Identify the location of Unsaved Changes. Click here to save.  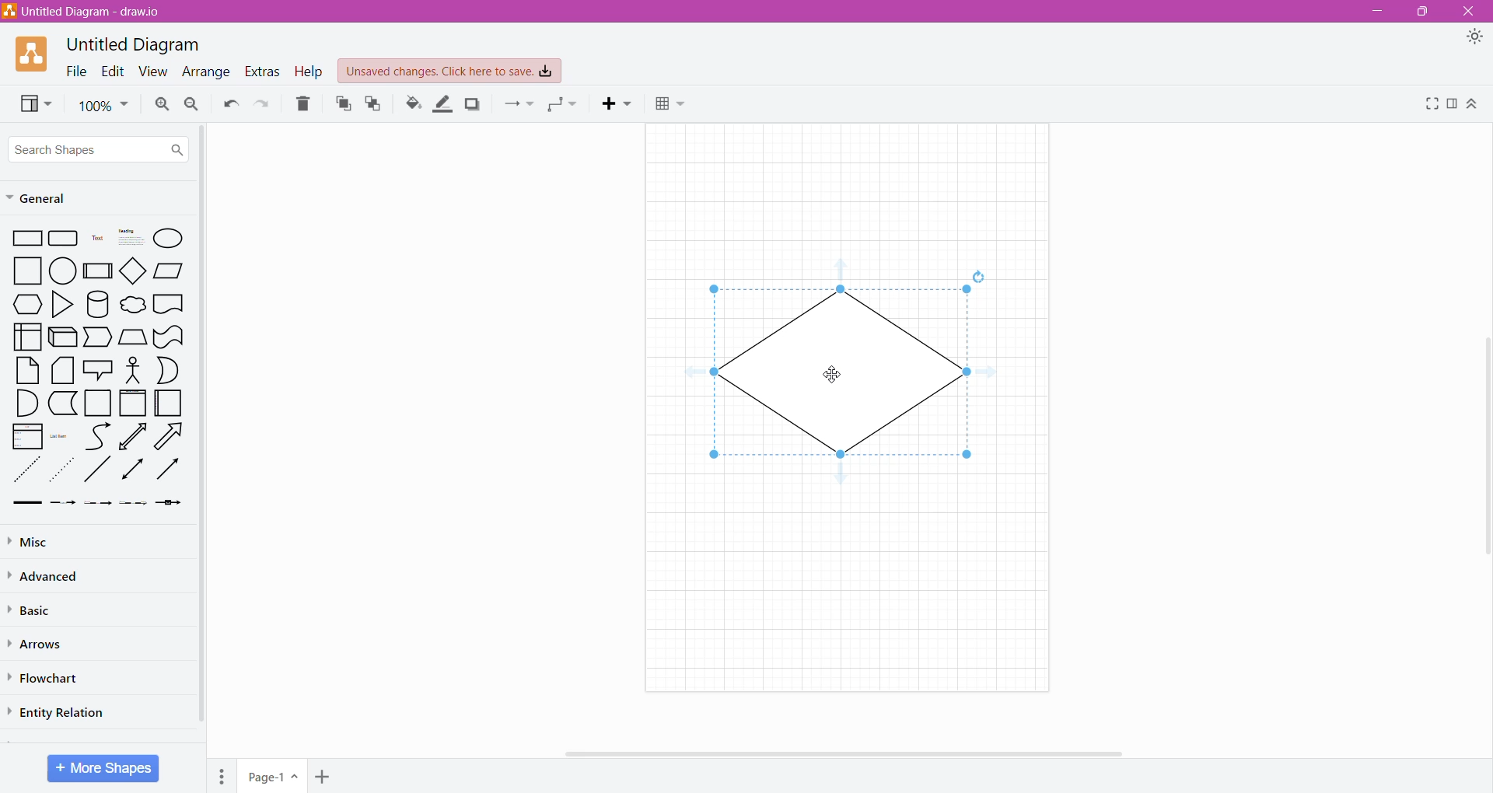
(449, 71).